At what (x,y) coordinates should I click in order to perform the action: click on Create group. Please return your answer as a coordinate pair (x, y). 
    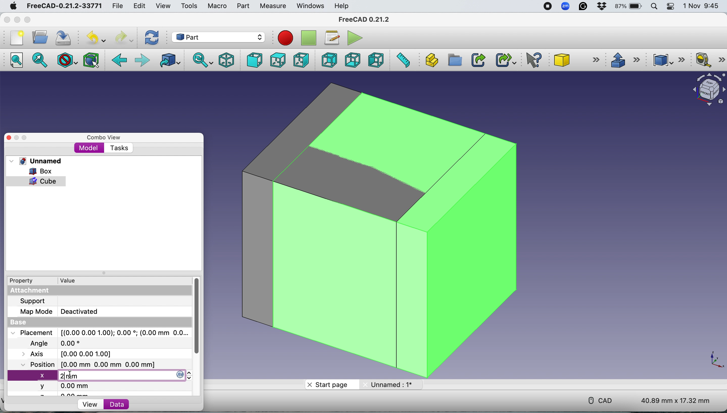
    Looking at the image, I should click on (454, 60).